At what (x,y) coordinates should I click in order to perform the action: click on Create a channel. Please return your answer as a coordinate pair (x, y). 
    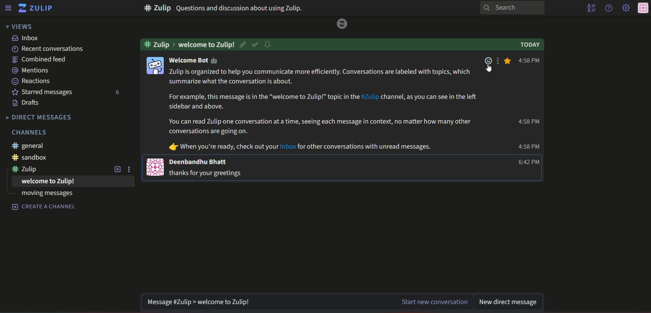
    Looking at the image, I should click on (44, 207).